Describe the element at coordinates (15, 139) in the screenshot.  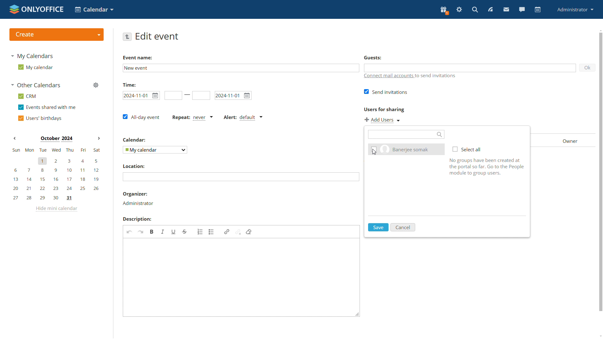
I see `Previous month` at that location.